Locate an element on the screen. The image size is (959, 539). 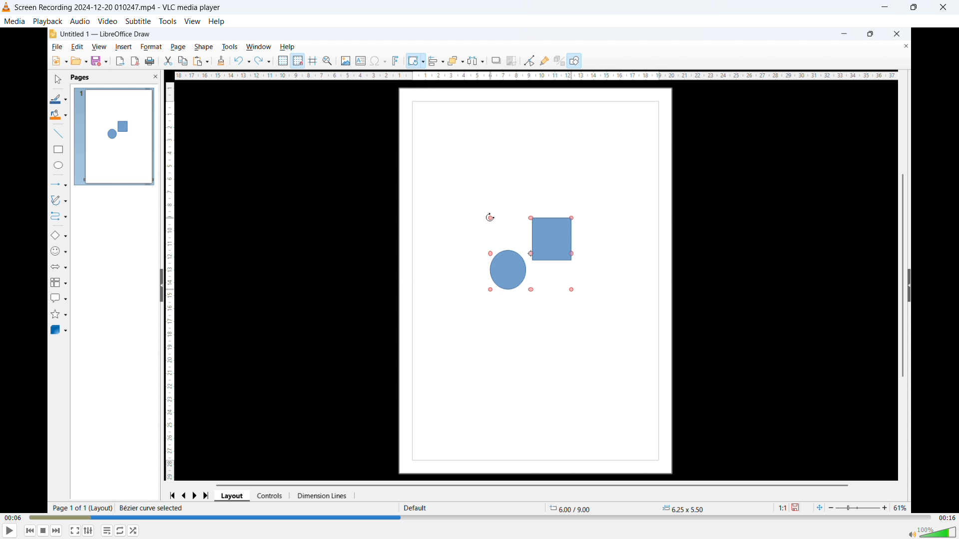
Video playback  is located at coordinates (478, 270).